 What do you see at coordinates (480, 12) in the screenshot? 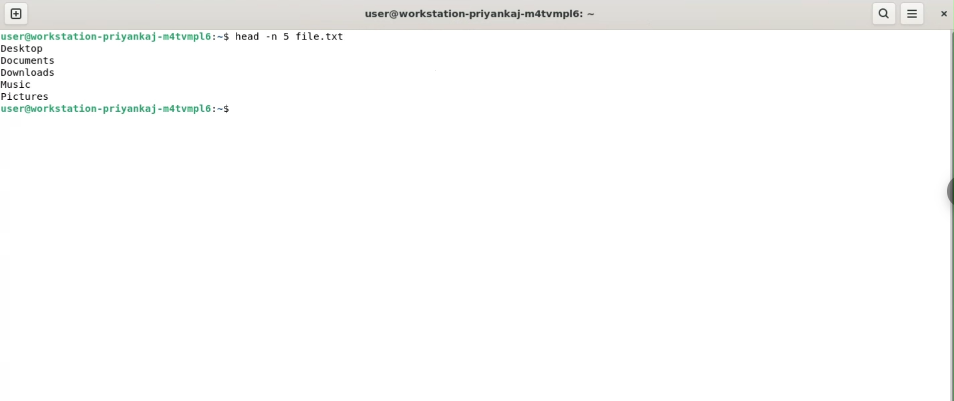
I see `user@workstation-priyankaj-m4tvmpl6: ~` at bounding box center [480, 12].